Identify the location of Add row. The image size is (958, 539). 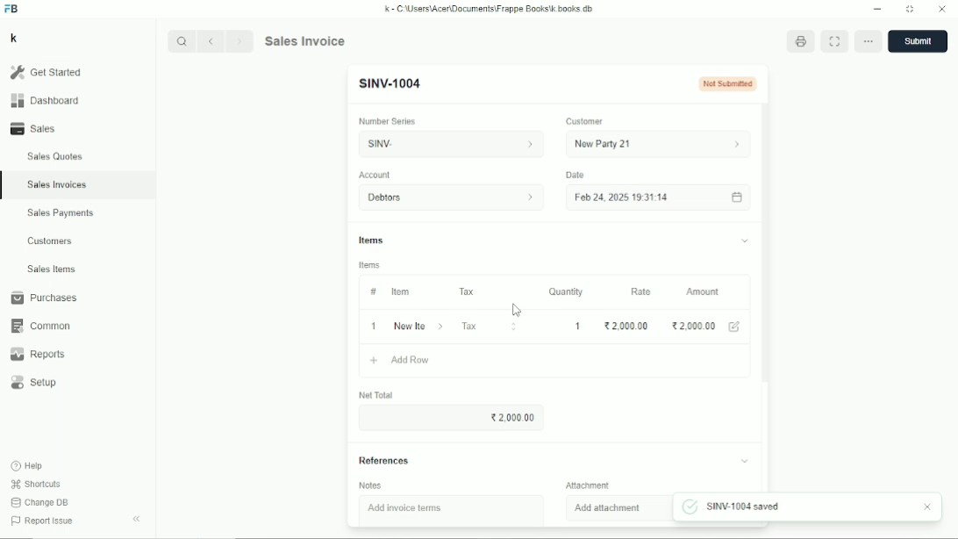
(399, 361).